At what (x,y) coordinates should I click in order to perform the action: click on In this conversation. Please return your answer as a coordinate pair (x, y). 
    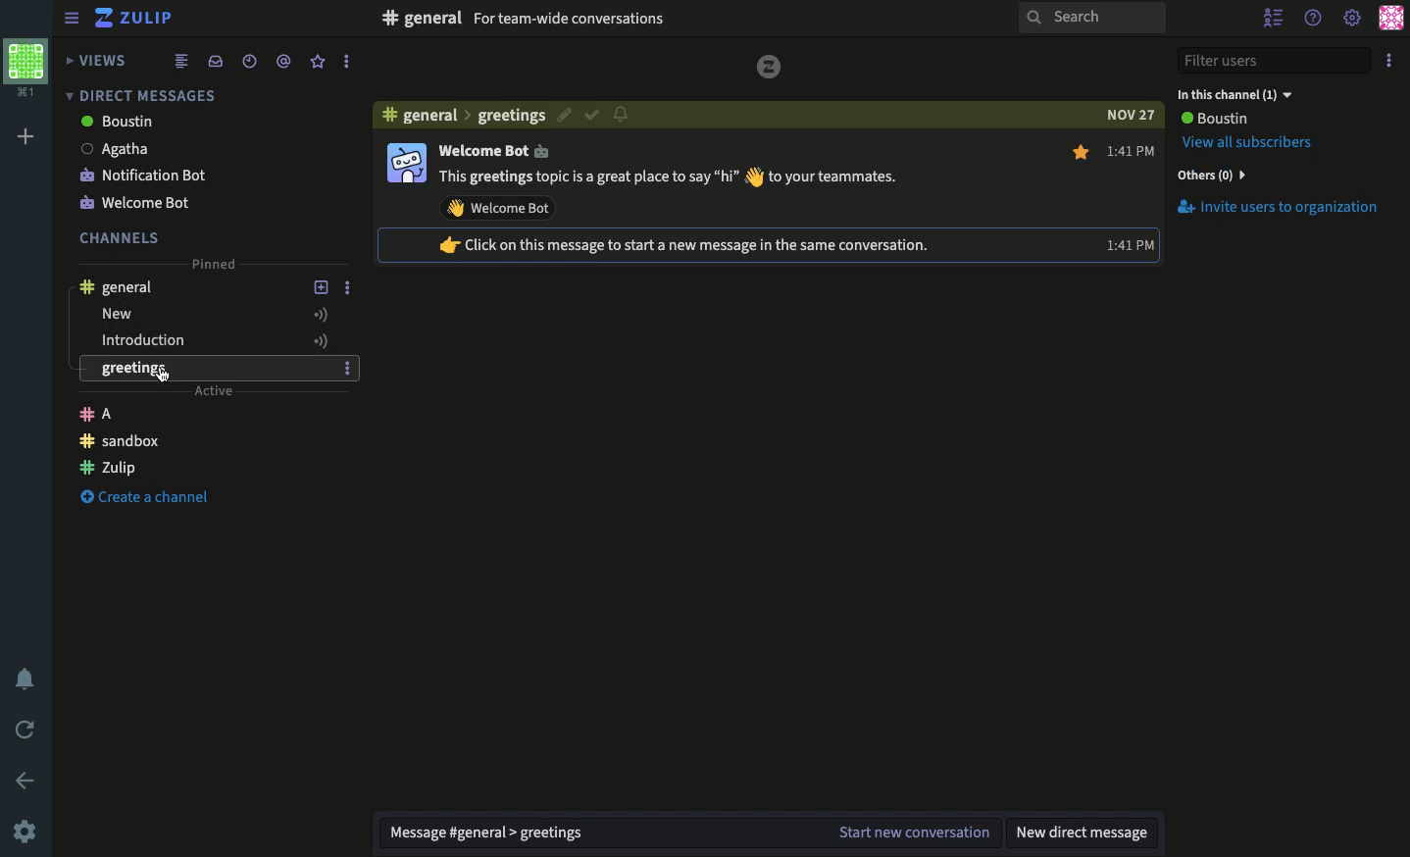
    Looking at the image, I should click on (1247, 94).